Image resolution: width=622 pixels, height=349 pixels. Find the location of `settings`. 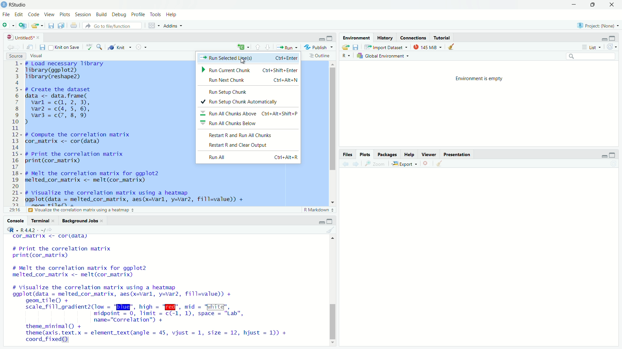

settings is located at coordinates (141, 47).